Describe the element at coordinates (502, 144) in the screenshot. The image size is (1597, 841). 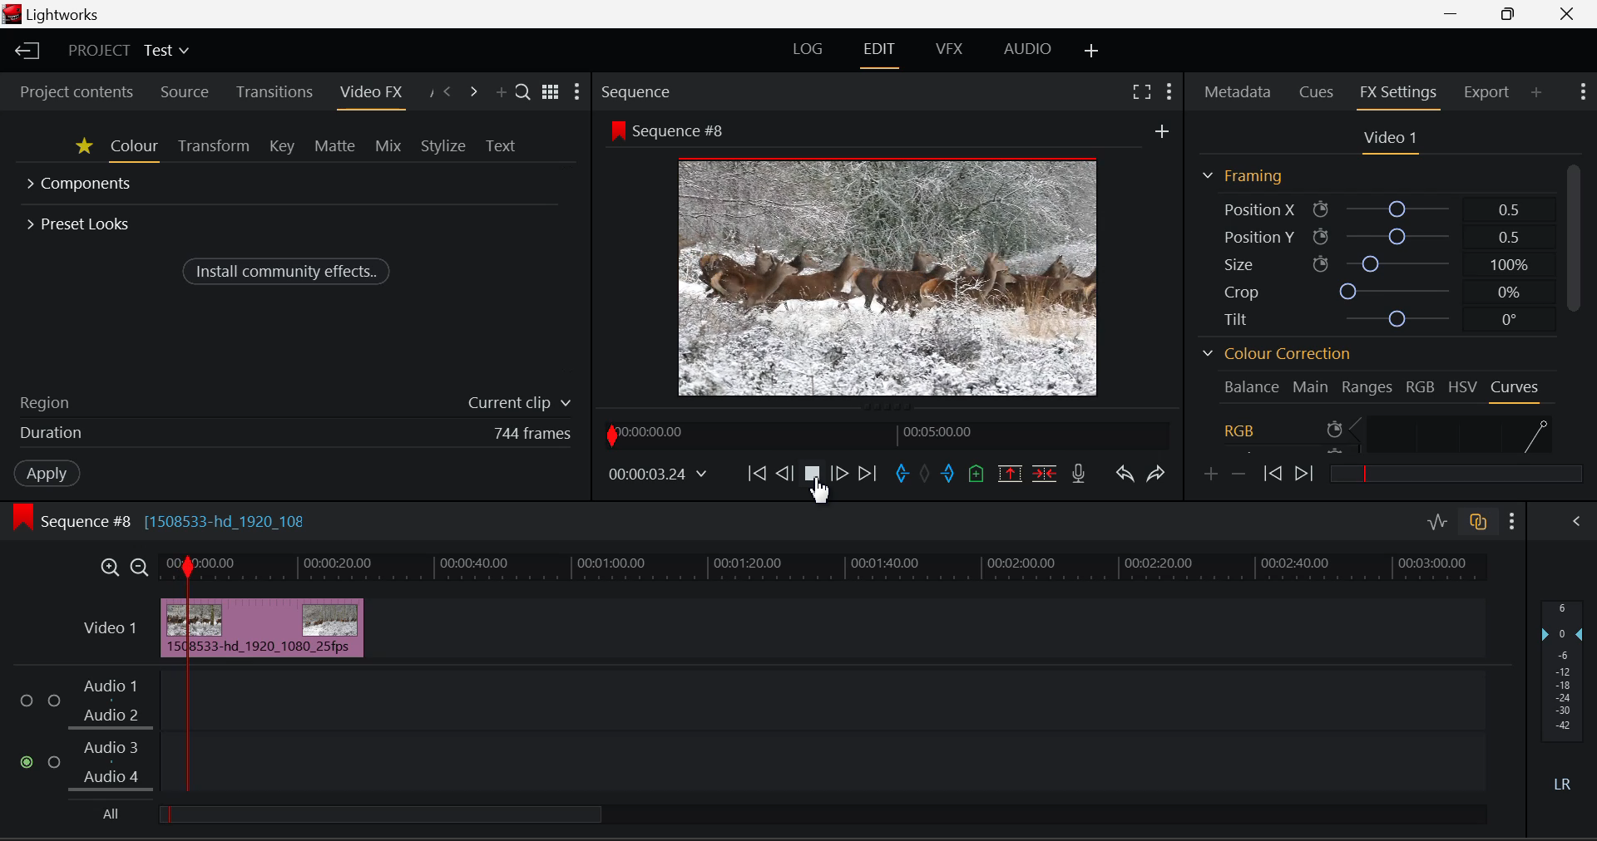
I see `Text` at that location.